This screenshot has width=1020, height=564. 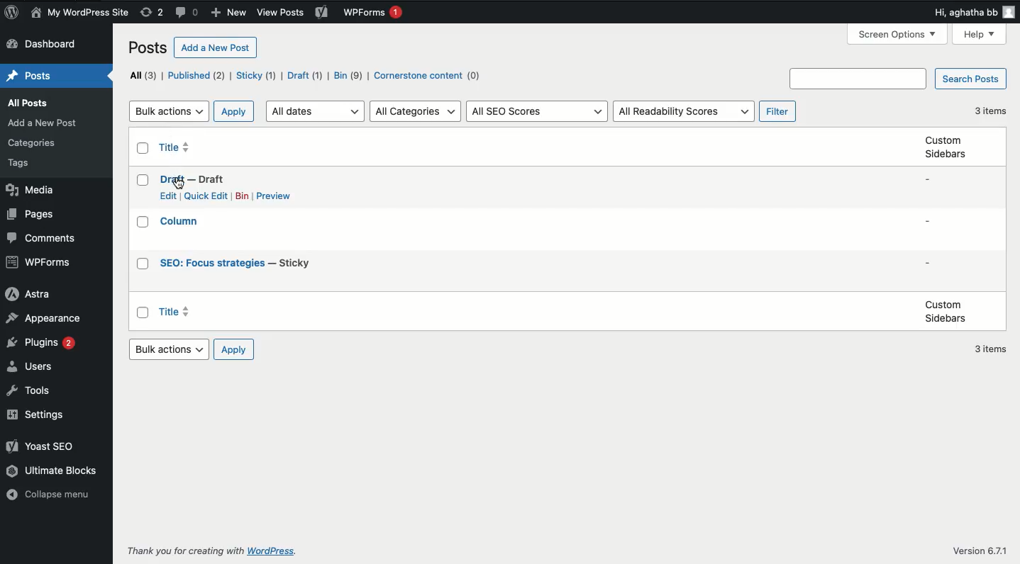 What do you see at coordinates (272, 551) in the screenshot?
I see `wordpress` at bounding box center [272, 551].